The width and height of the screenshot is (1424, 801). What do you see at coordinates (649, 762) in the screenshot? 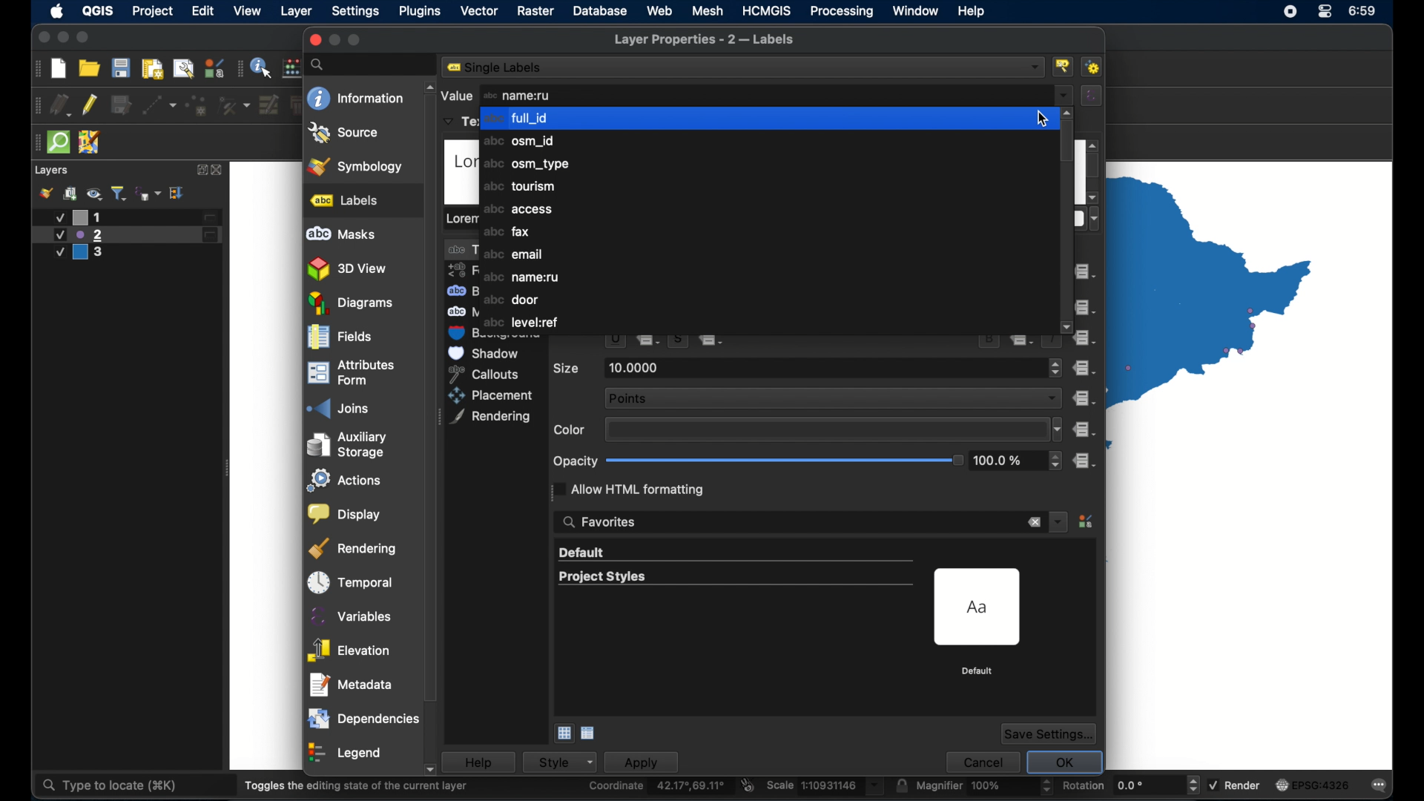
I see `apply` at bounding box center [649, 762].